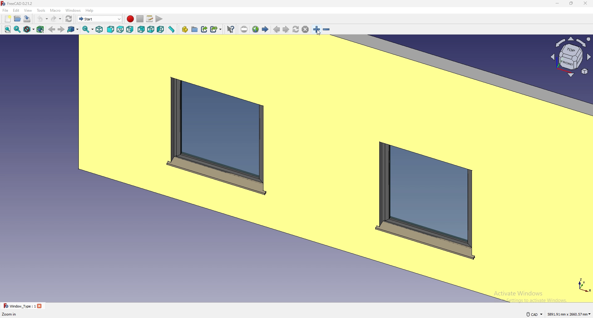 The image size is (593, 318). I want to click on make sub link, so click(216, 29).